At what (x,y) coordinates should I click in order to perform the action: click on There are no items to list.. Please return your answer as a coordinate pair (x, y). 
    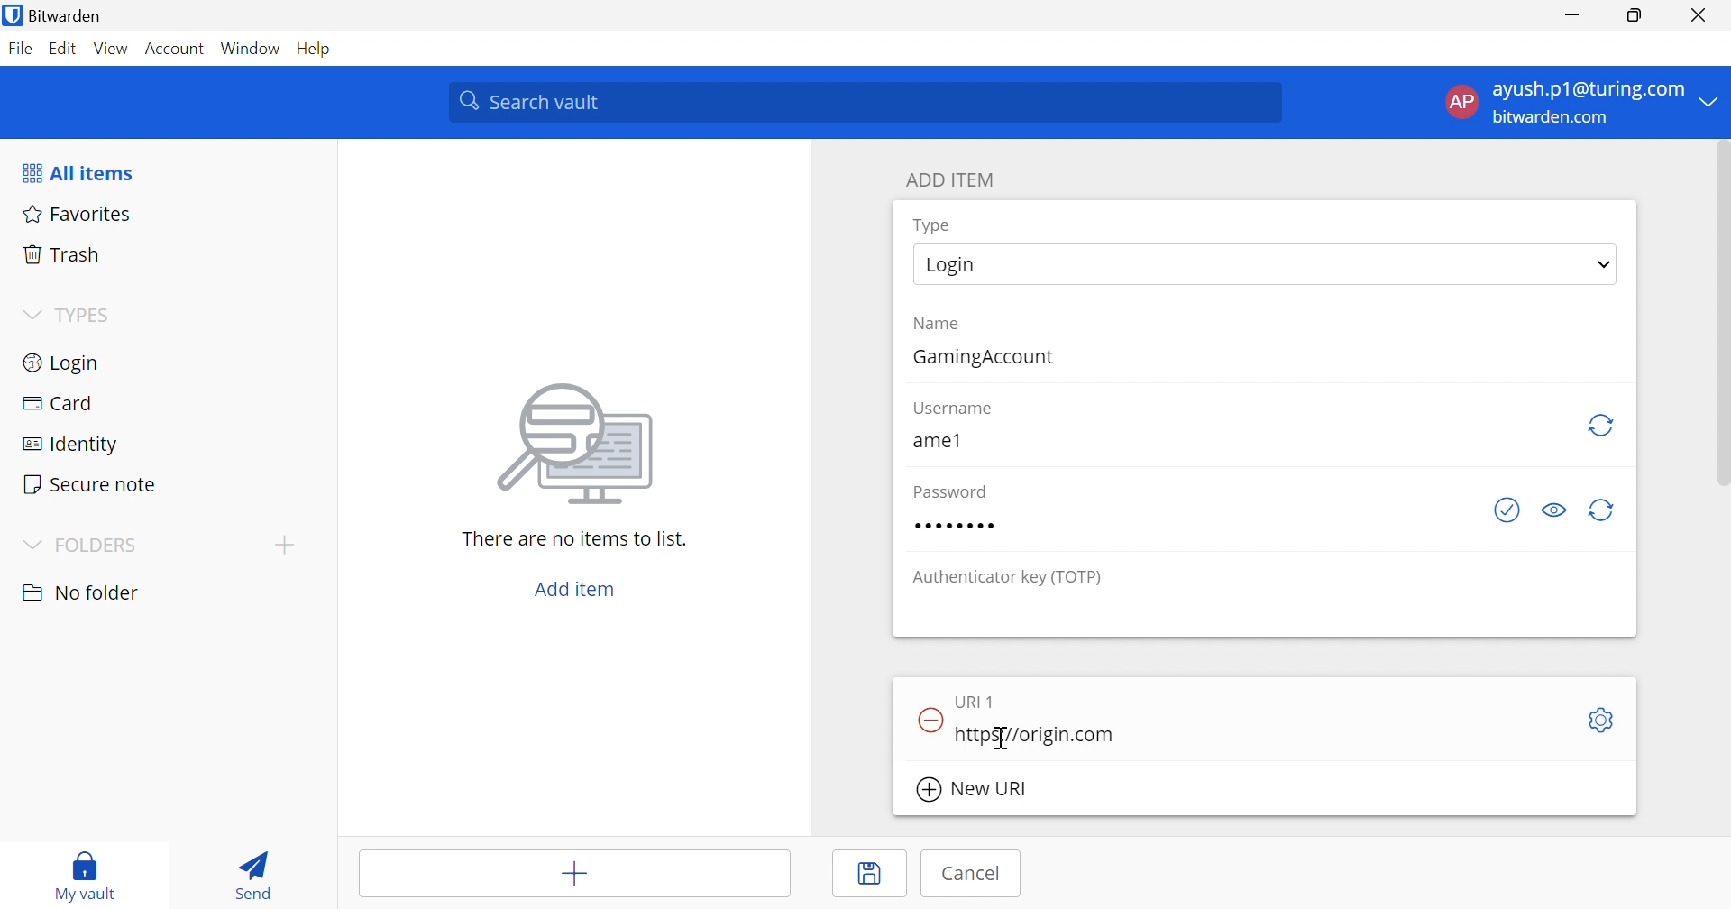
    Looking at the image, I should click on (574, 541).